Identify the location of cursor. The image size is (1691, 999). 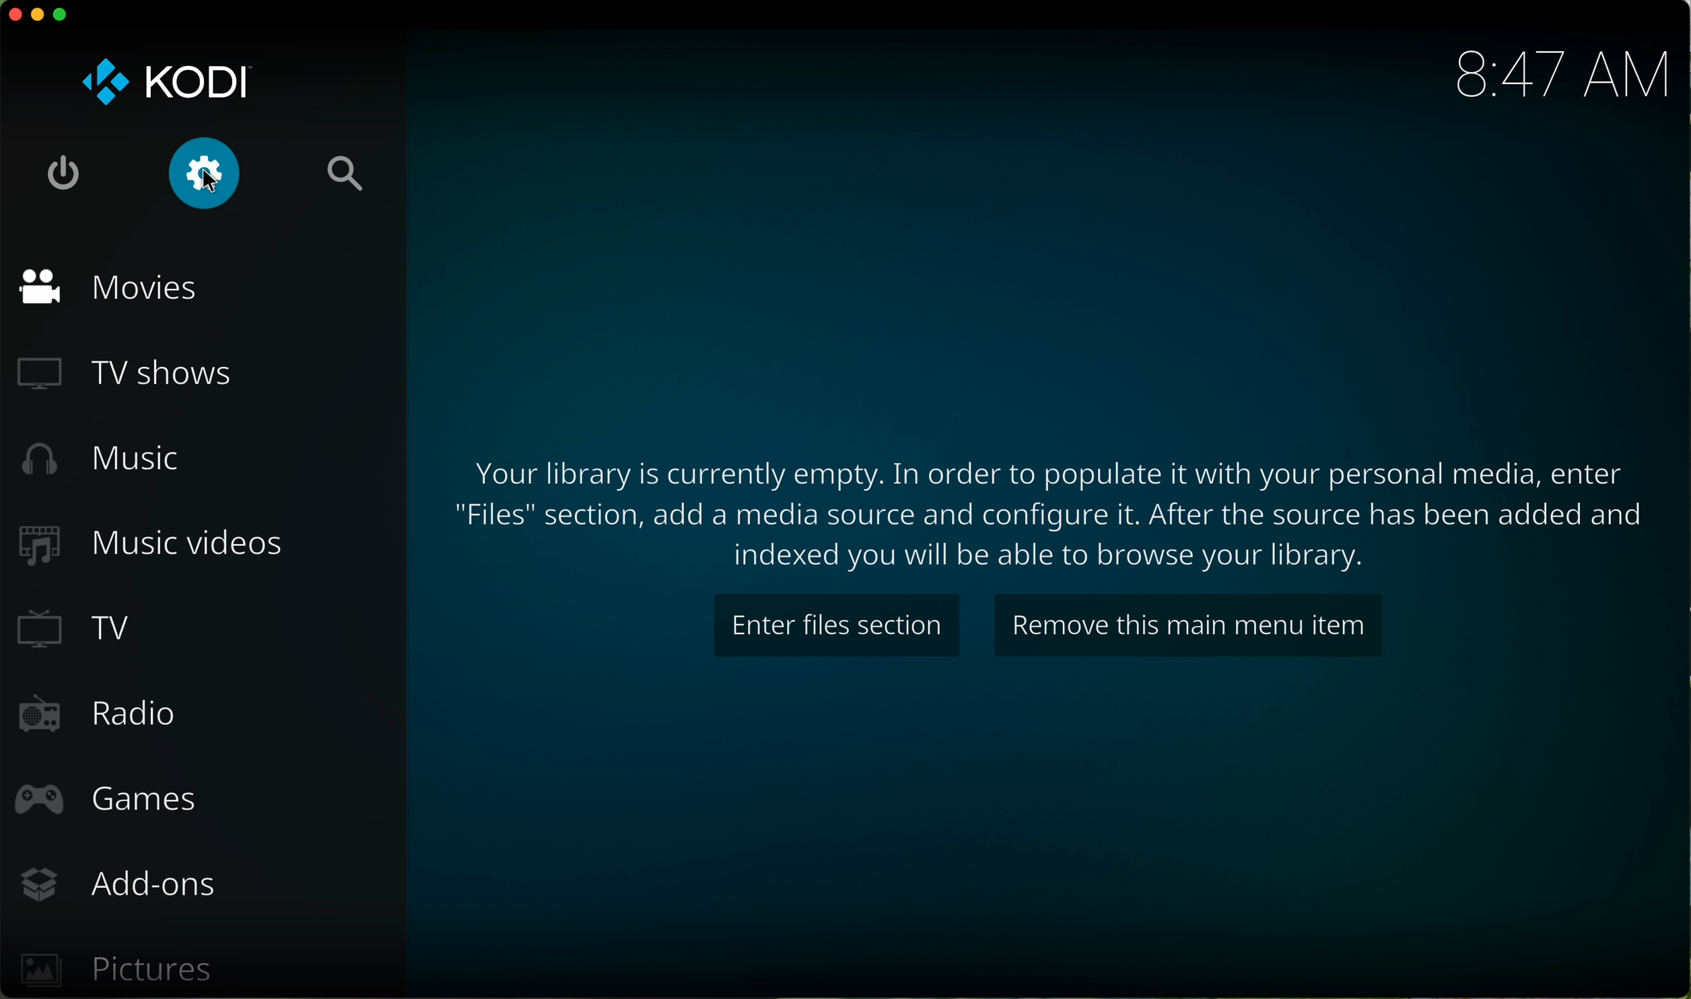
(213, 186).